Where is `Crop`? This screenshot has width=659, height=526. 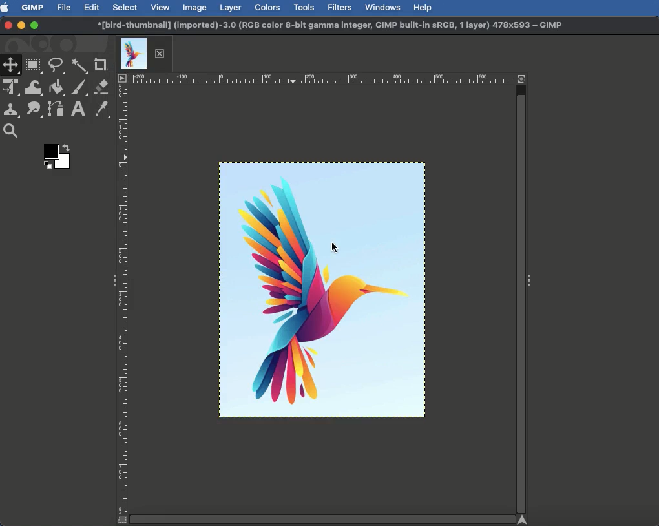
Crop is located at coordinates (101, 65).